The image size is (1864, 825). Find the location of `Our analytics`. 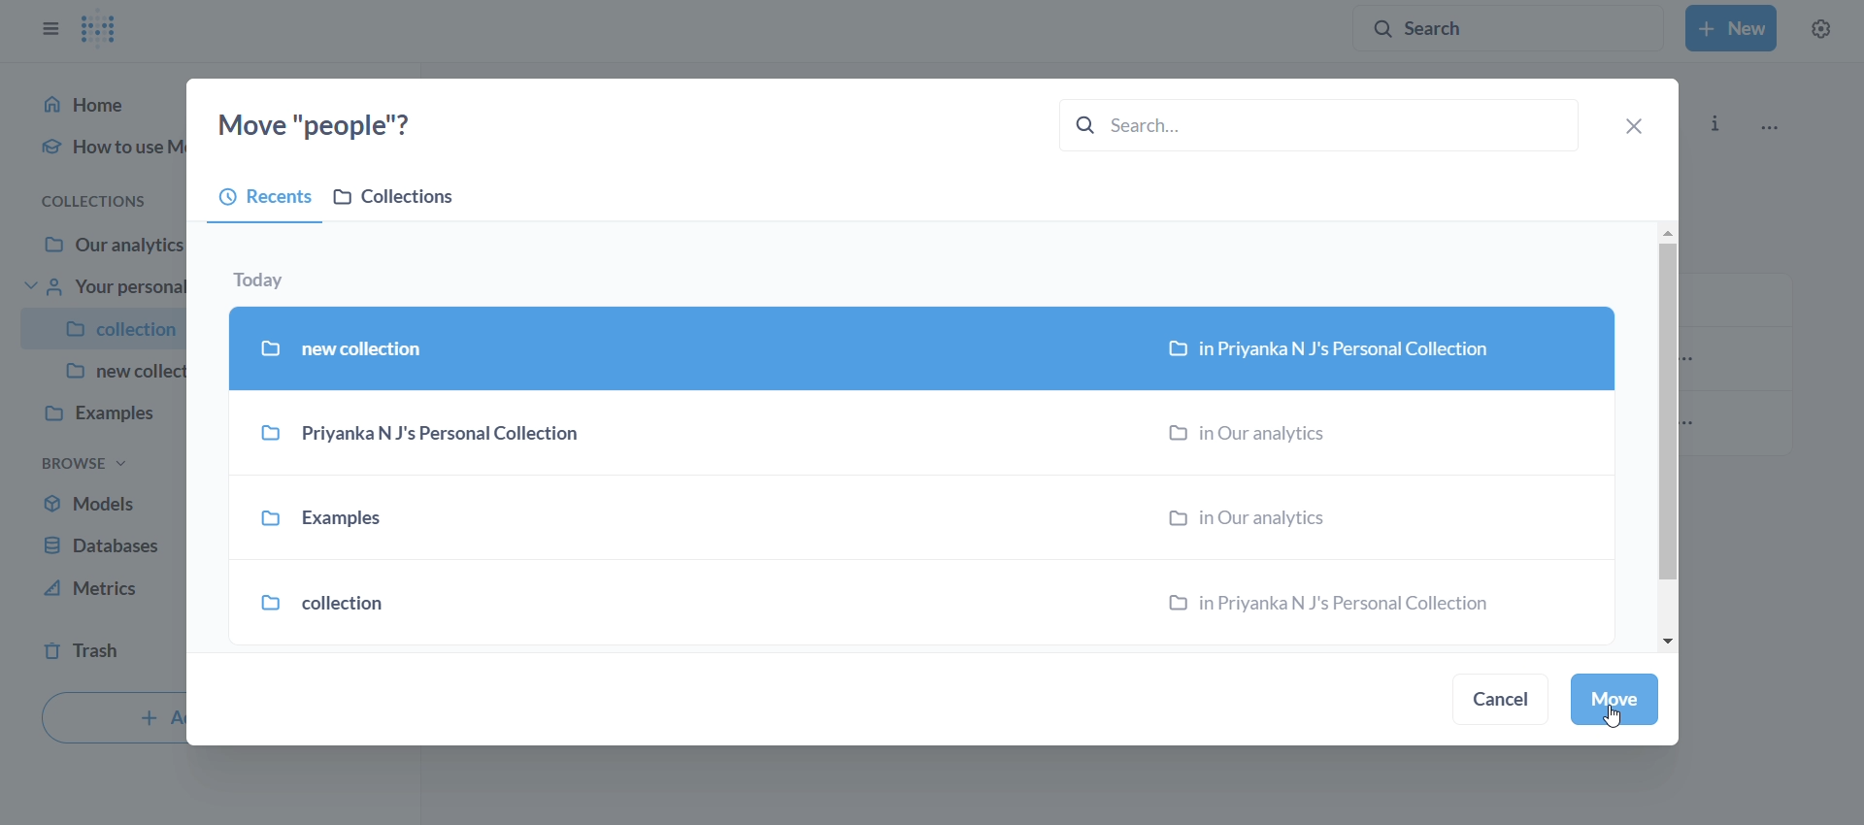

Our analytics is located at coordinates (103, 244).